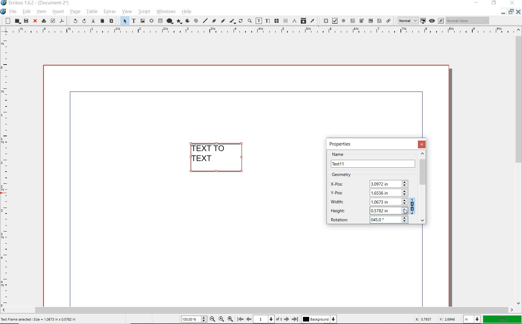  Describe the element at coordinates (313, 21) in the screenshot. I see `eye dropper` at that location.